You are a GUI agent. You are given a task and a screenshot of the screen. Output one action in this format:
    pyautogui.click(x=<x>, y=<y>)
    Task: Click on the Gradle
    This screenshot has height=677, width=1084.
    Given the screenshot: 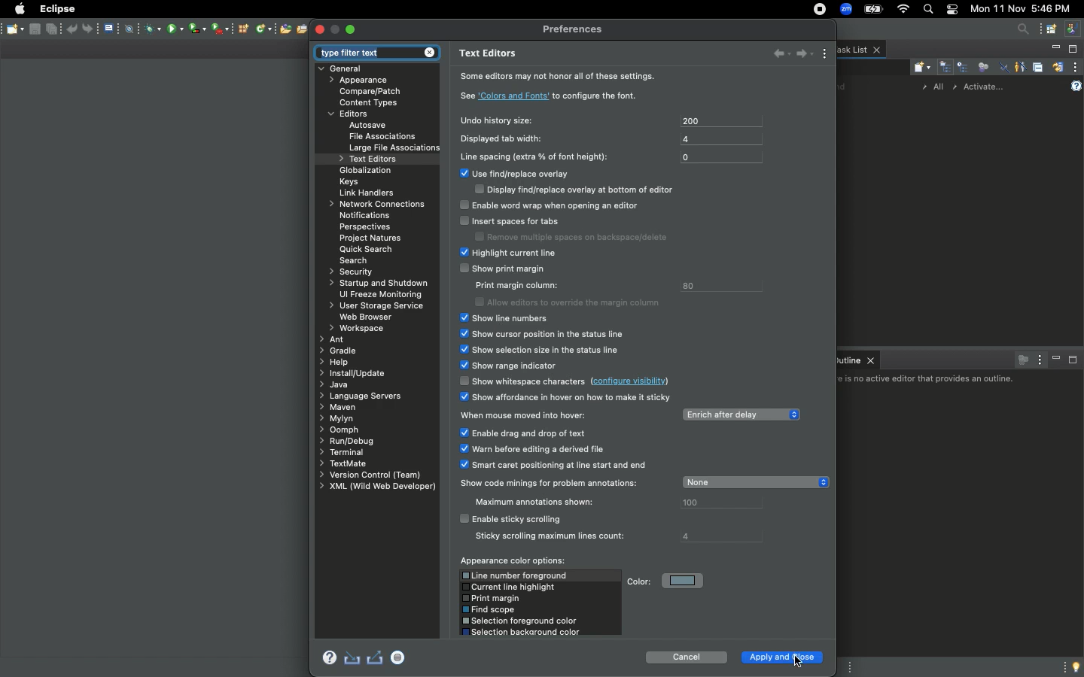 What is the action you would take?
    pyautogui.click(x=340, y=350)
    